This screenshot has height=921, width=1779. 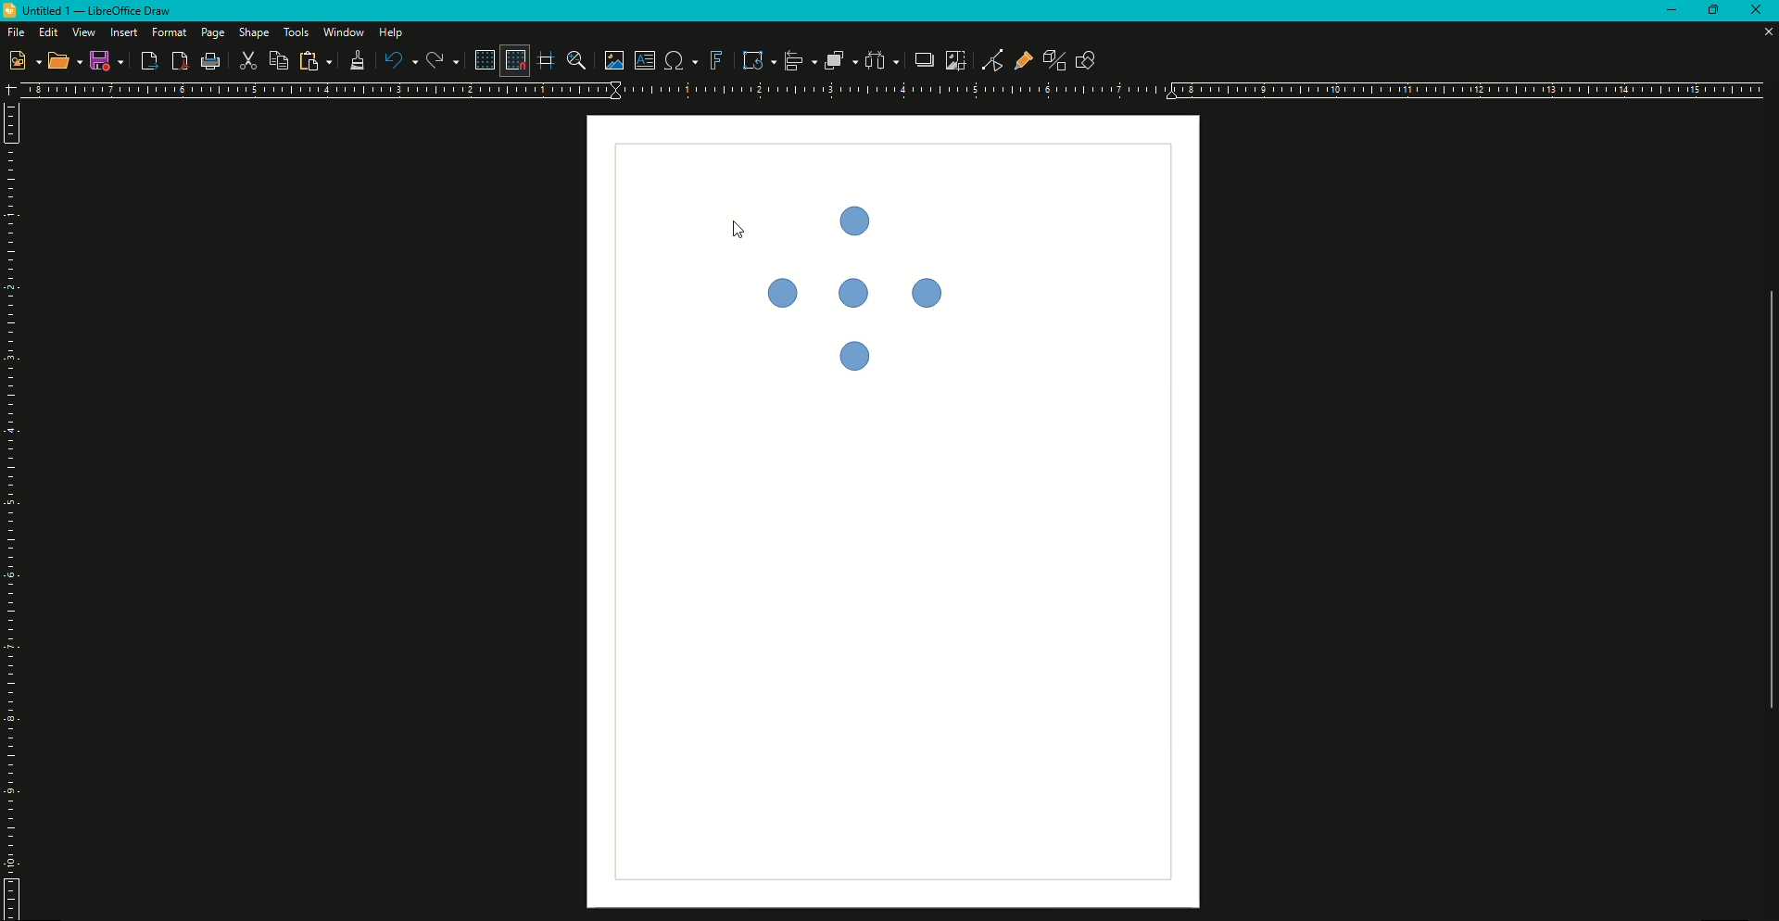 What do you see at coordinates (734, 227) in the screenshot?
I see `Cursor` at bounding box center [734, 227].